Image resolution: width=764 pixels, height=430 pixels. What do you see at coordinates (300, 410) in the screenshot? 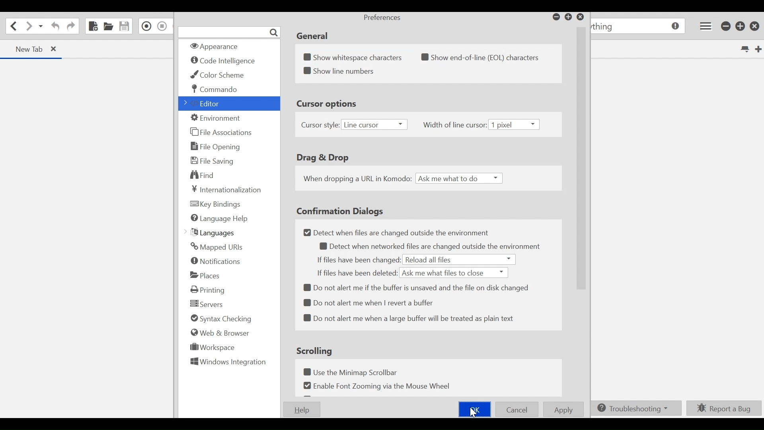
I see `Help` at bounding box center [300, 410].